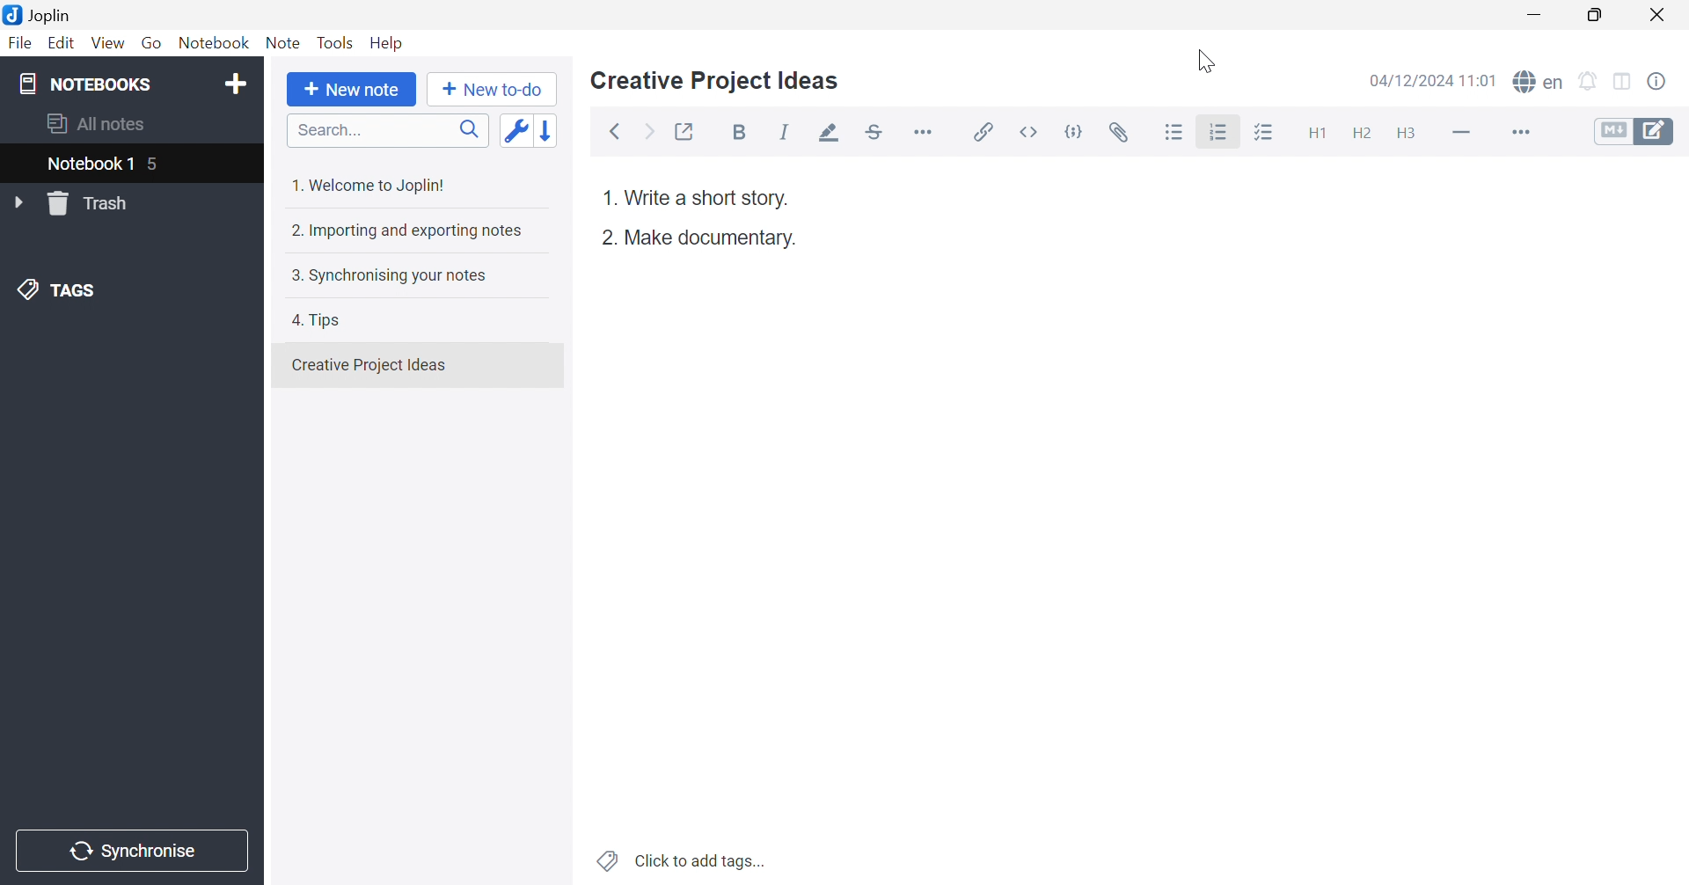 Image resolution: width=1689 pixels, height=885 pixels. I want to click on Notebook 1, so click(88, 165).